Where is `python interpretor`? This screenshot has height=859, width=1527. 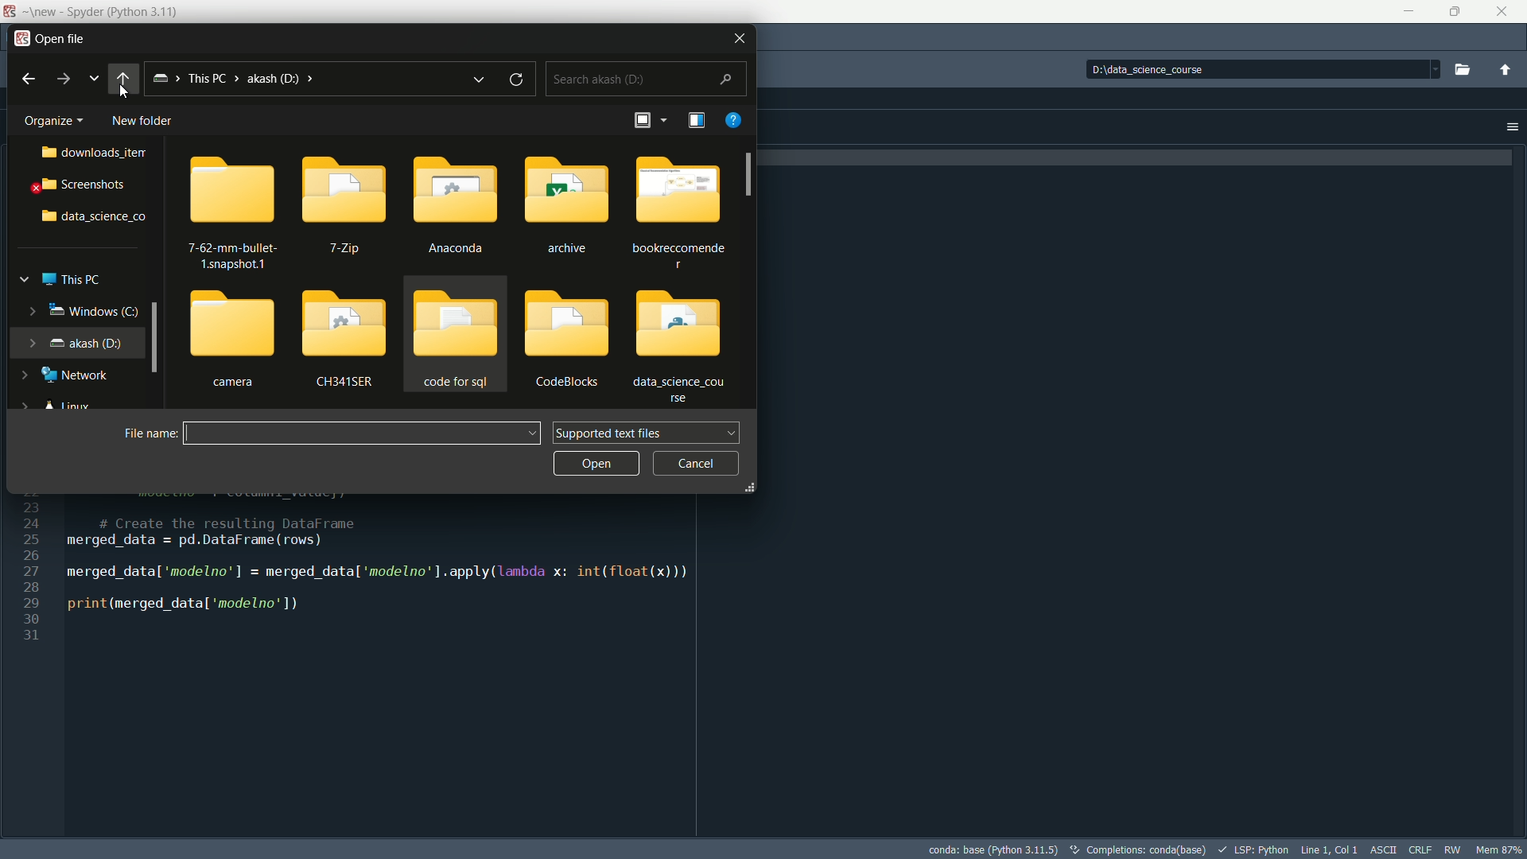
python interpretor is located at coordinates (991, 849).